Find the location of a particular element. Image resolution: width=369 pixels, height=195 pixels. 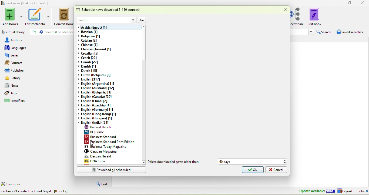

Drop down is located at coordinates (310, 32).